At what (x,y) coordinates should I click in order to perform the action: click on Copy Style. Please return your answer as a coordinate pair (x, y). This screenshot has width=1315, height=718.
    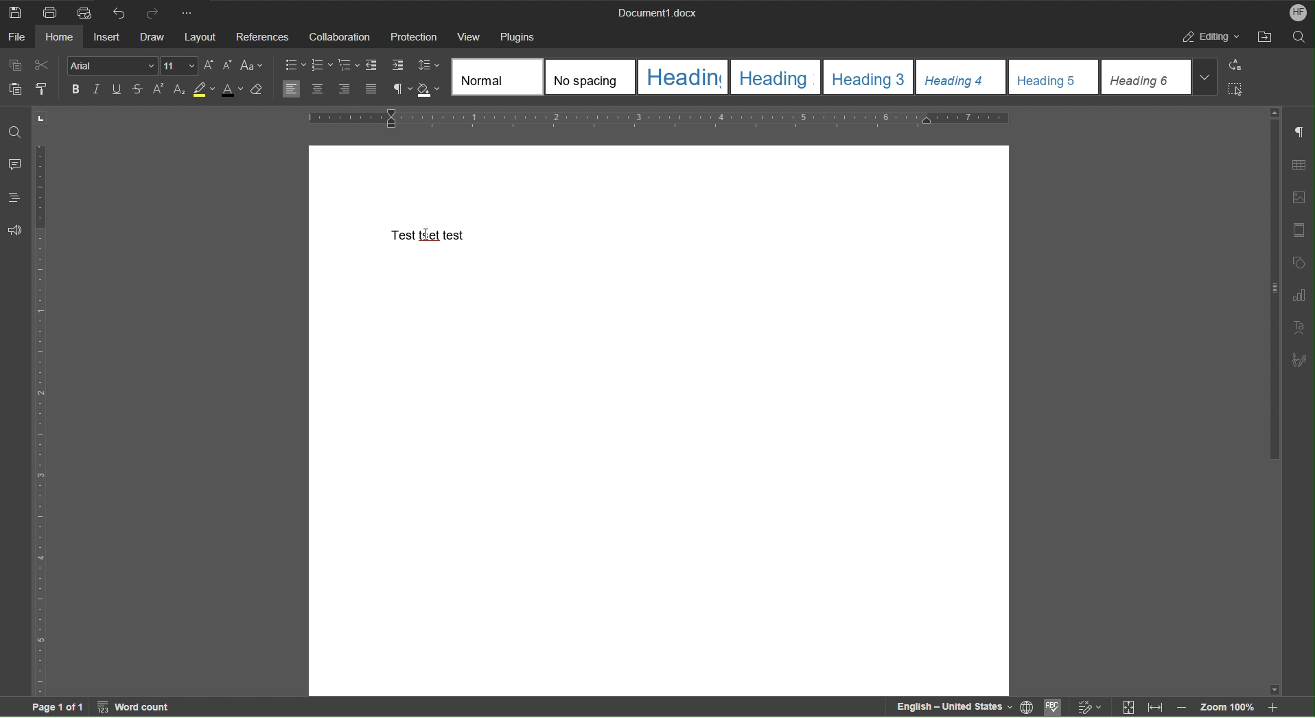
    Looking at the image, I should click on (40, 88).